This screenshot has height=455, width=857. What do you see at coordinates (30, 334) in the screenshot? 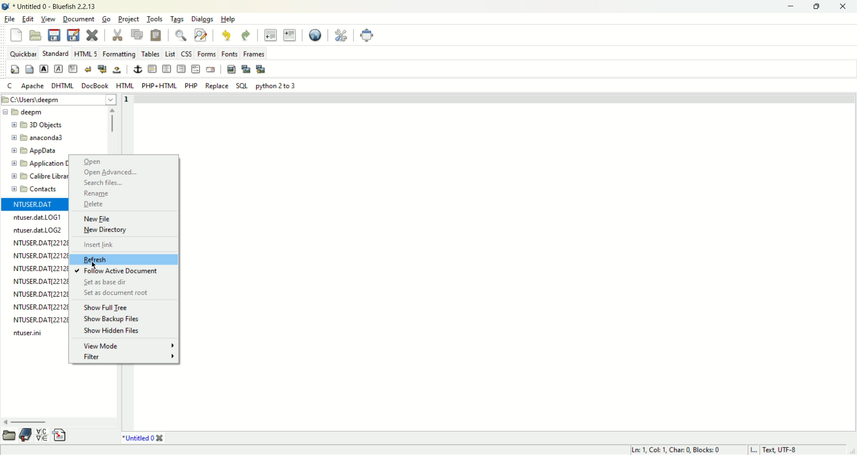
I see `ntuser.ini` at bounding box center [30, 334].